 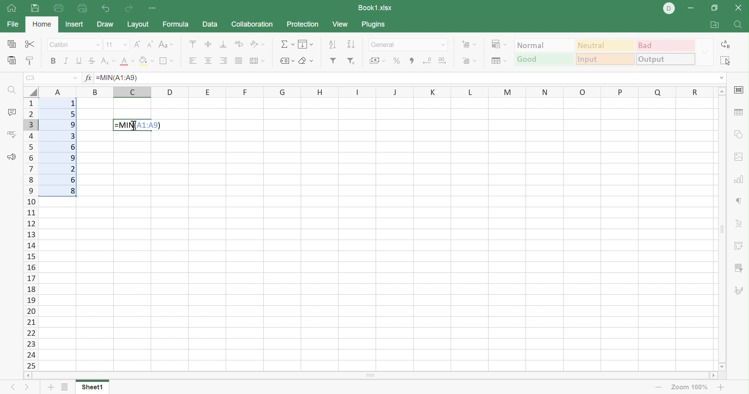 What do you see at coordinates (34, 9) in the screenshot?
I see `Save` at bounding box center [34, 9].